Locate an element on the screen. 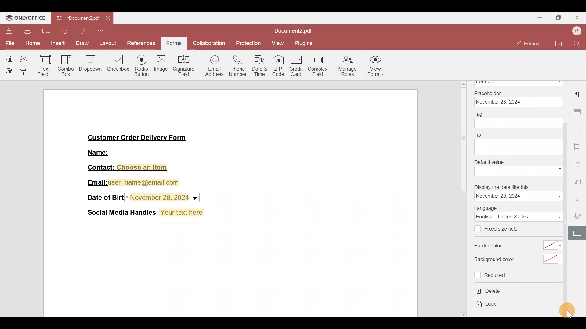 The image size is (586, 329). select border color is located at coordinates (553, 245).